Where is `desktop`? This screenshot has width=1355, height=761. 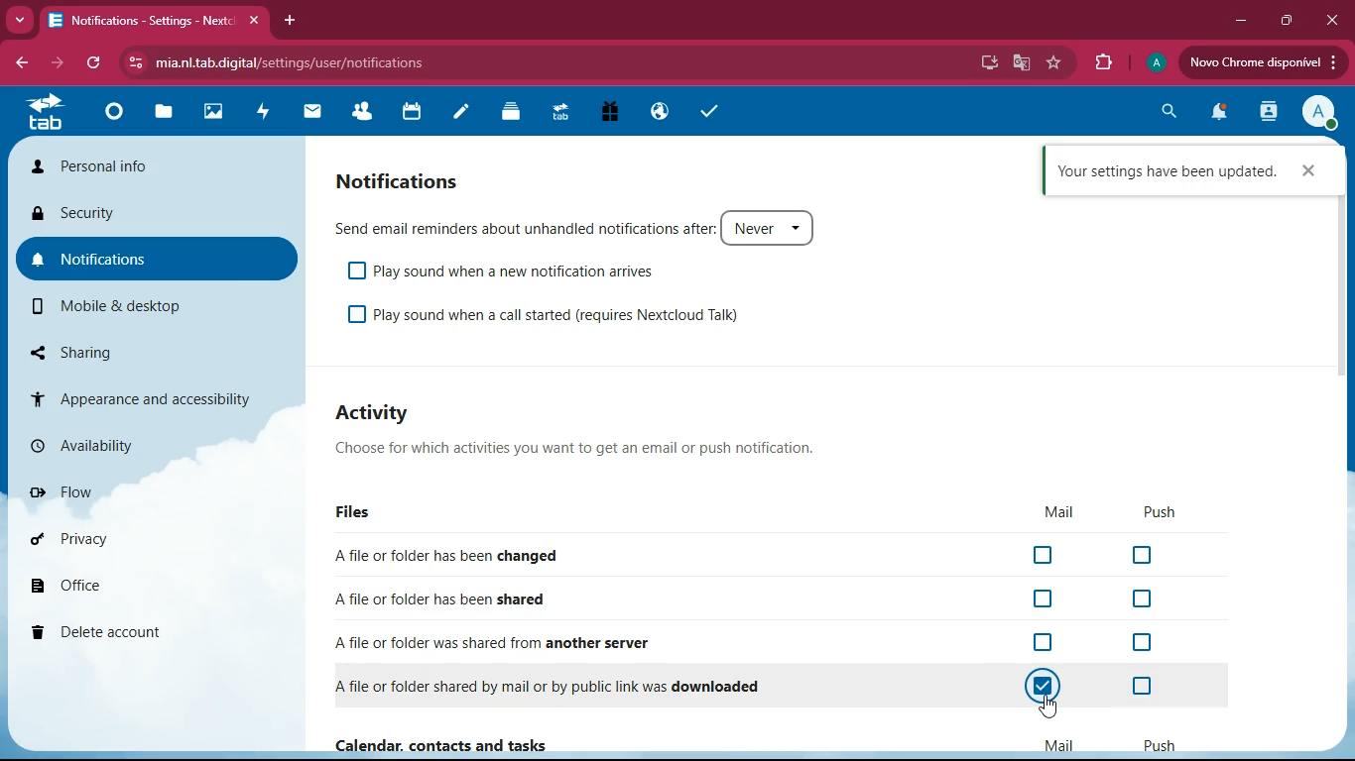 desktop is located at coordinates (987, 61).